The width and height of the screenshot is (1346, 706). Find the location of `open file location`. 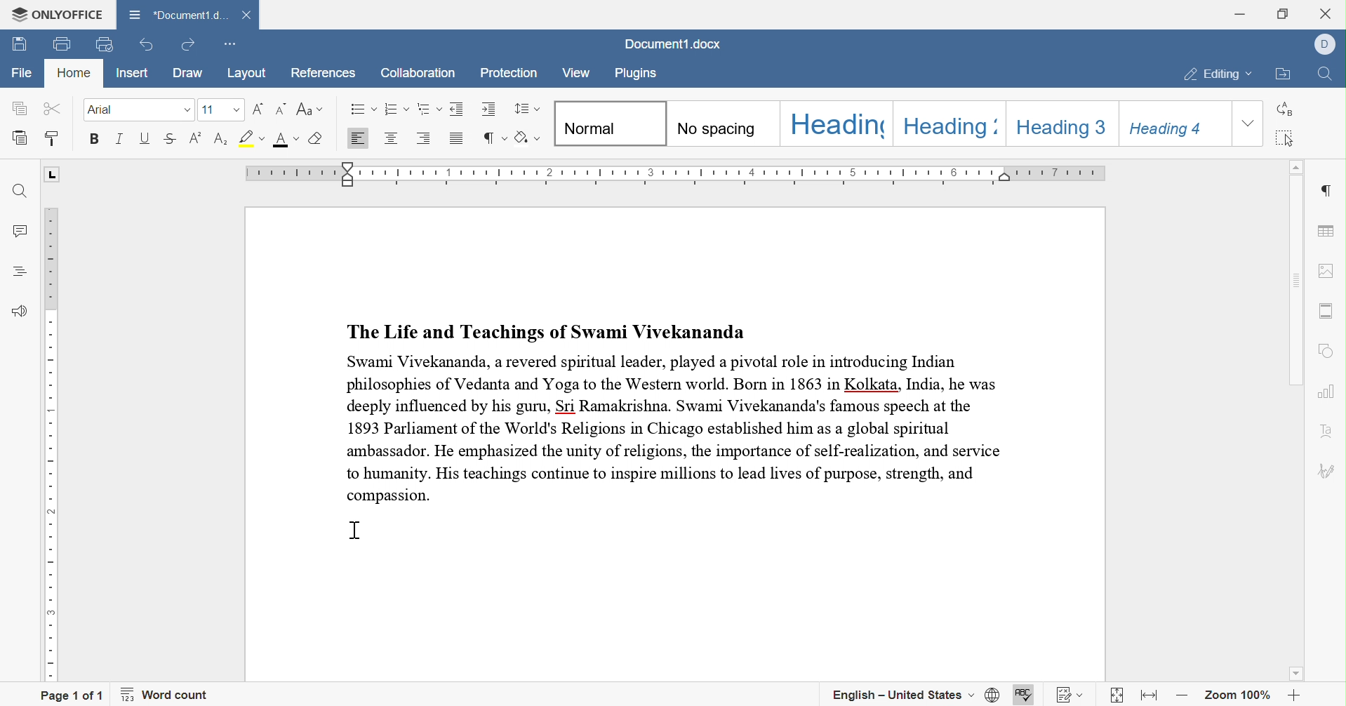

open file location is located at coordinates (1285, 75).